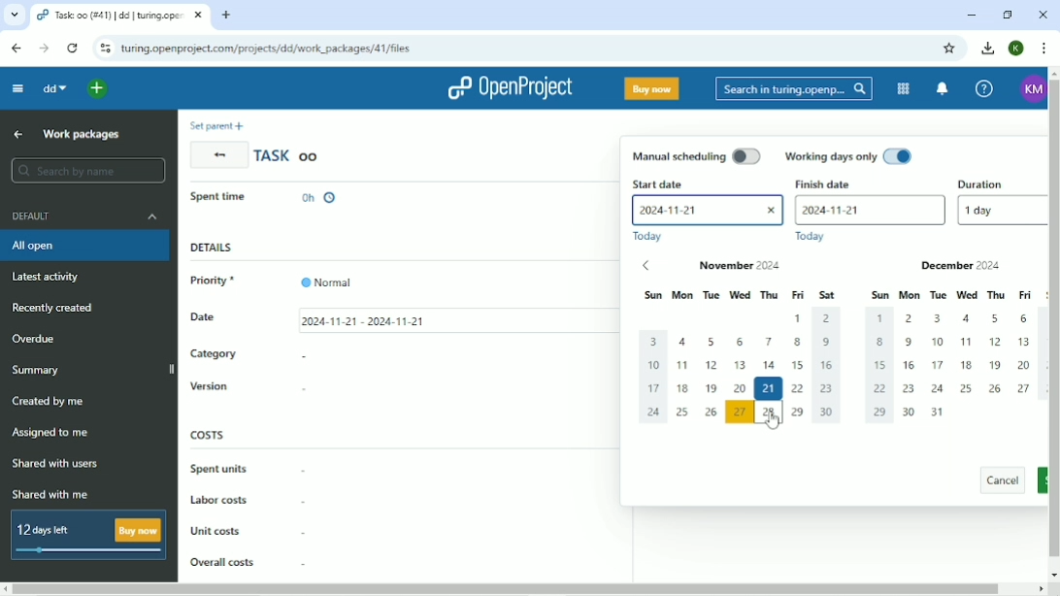 Image resolution: width=1060 pixels, height=596 pixels. Describe the element at coordinates (51, 494) in the screenshot. I see `Shared with me` at that location.